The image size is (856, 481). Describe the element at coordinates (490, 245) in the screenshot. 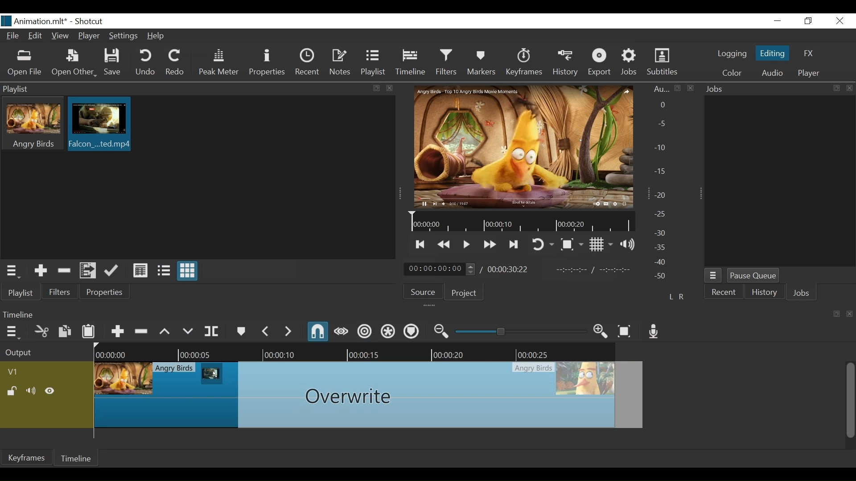

I see `Play forward quickly` at that location.